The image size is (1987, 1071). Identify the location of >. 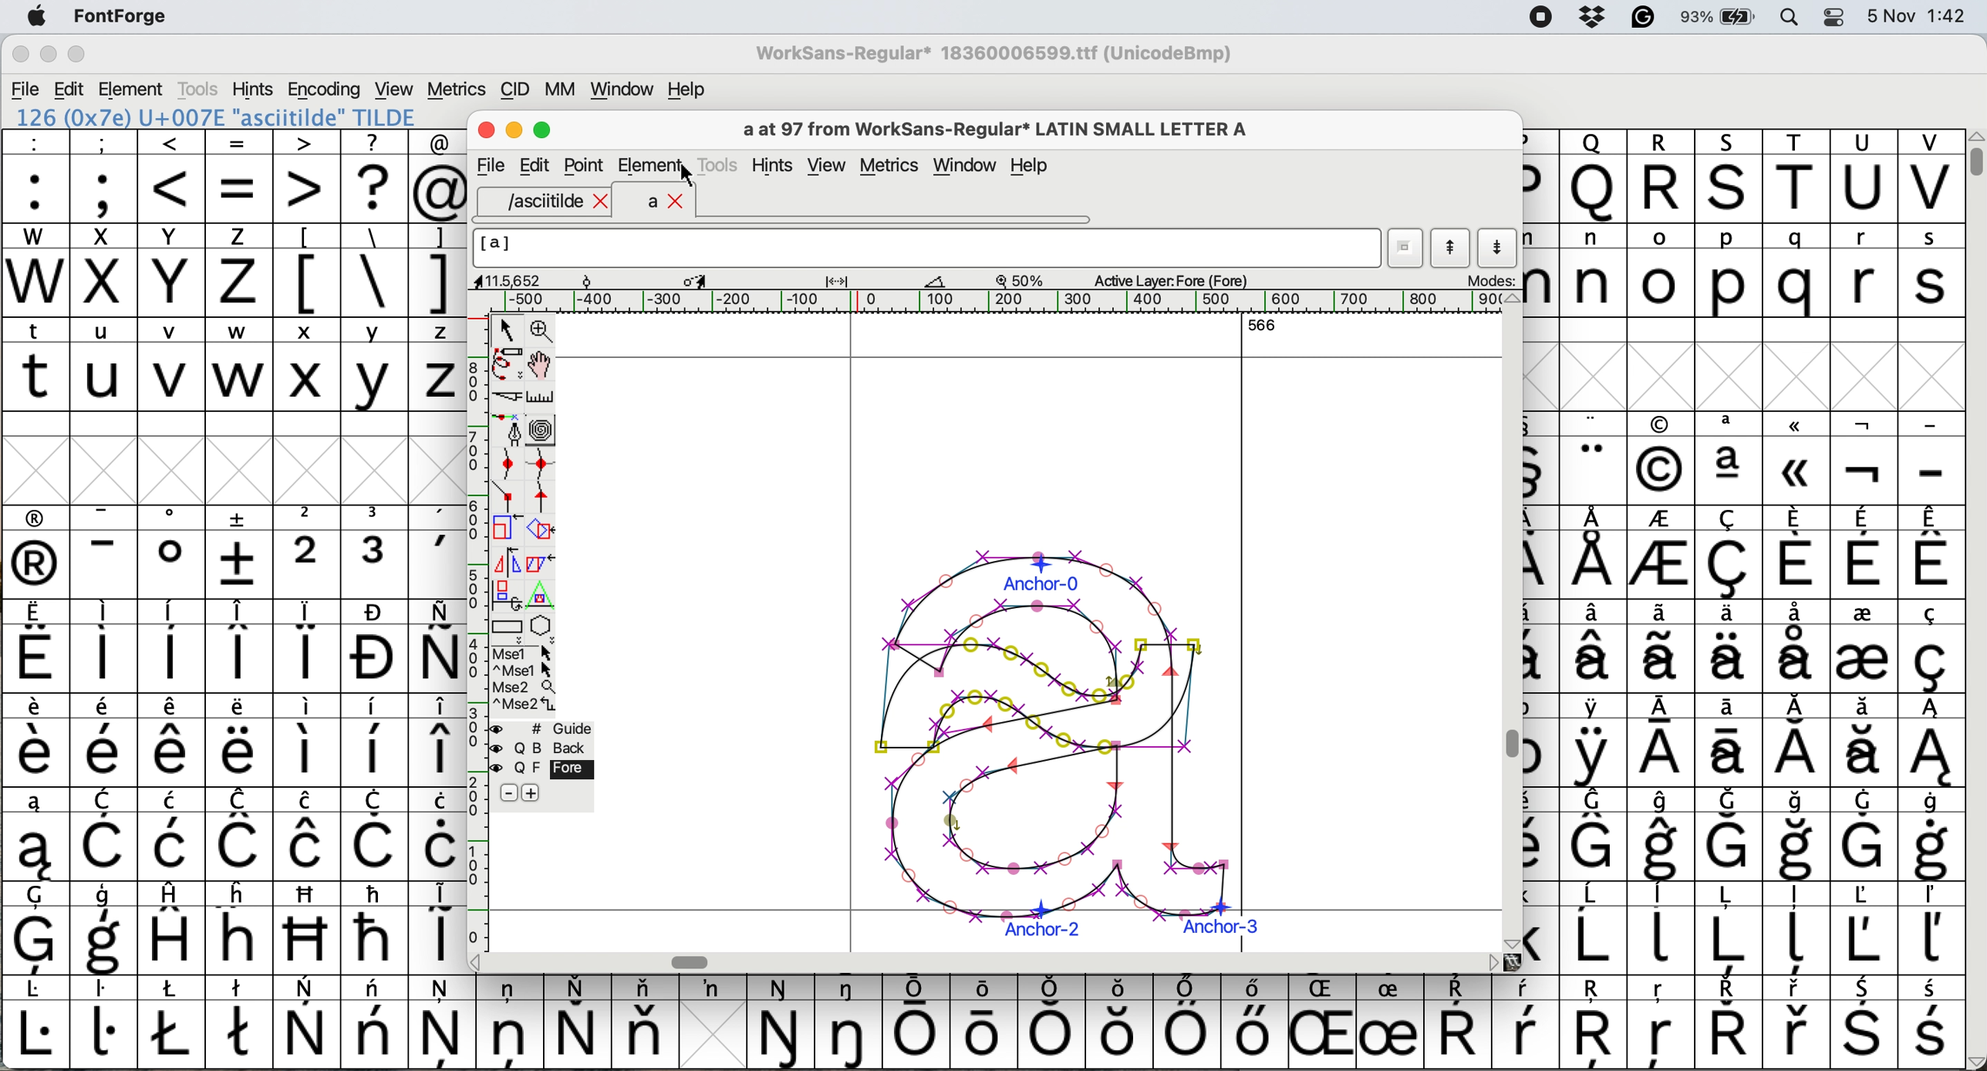
(308, 176).